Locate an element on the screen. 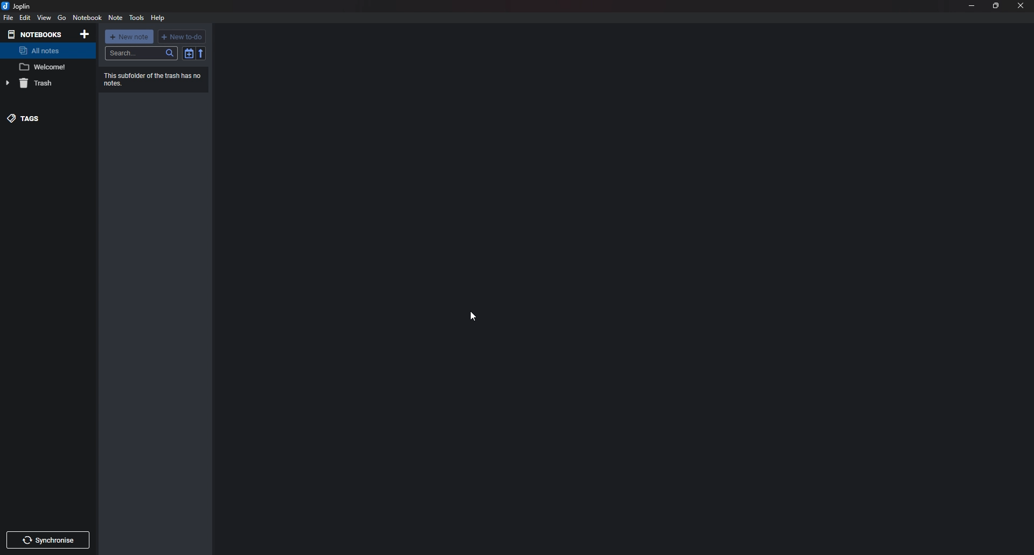 The height and width of the screenshot is (555, 1034). Trash is located at coordinates (40, 84).